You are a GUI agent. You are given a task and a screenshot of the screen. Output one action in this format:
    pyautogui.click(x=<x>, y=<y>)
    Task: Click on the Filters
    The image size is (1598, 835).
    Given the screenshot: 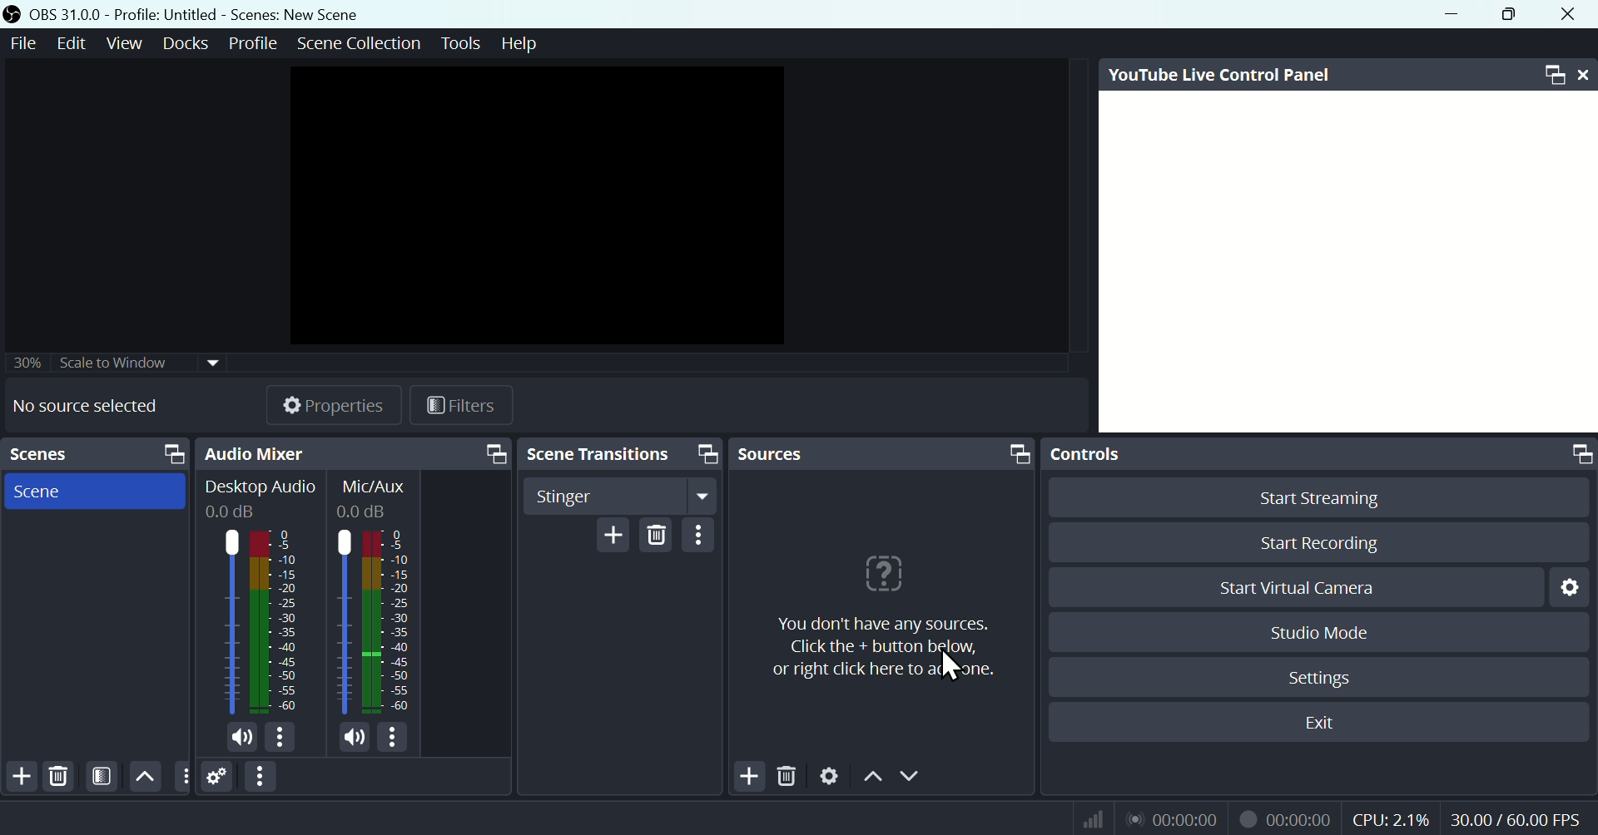 What is the action you would take?
    pyautogui.click(x=100, y=777)
    